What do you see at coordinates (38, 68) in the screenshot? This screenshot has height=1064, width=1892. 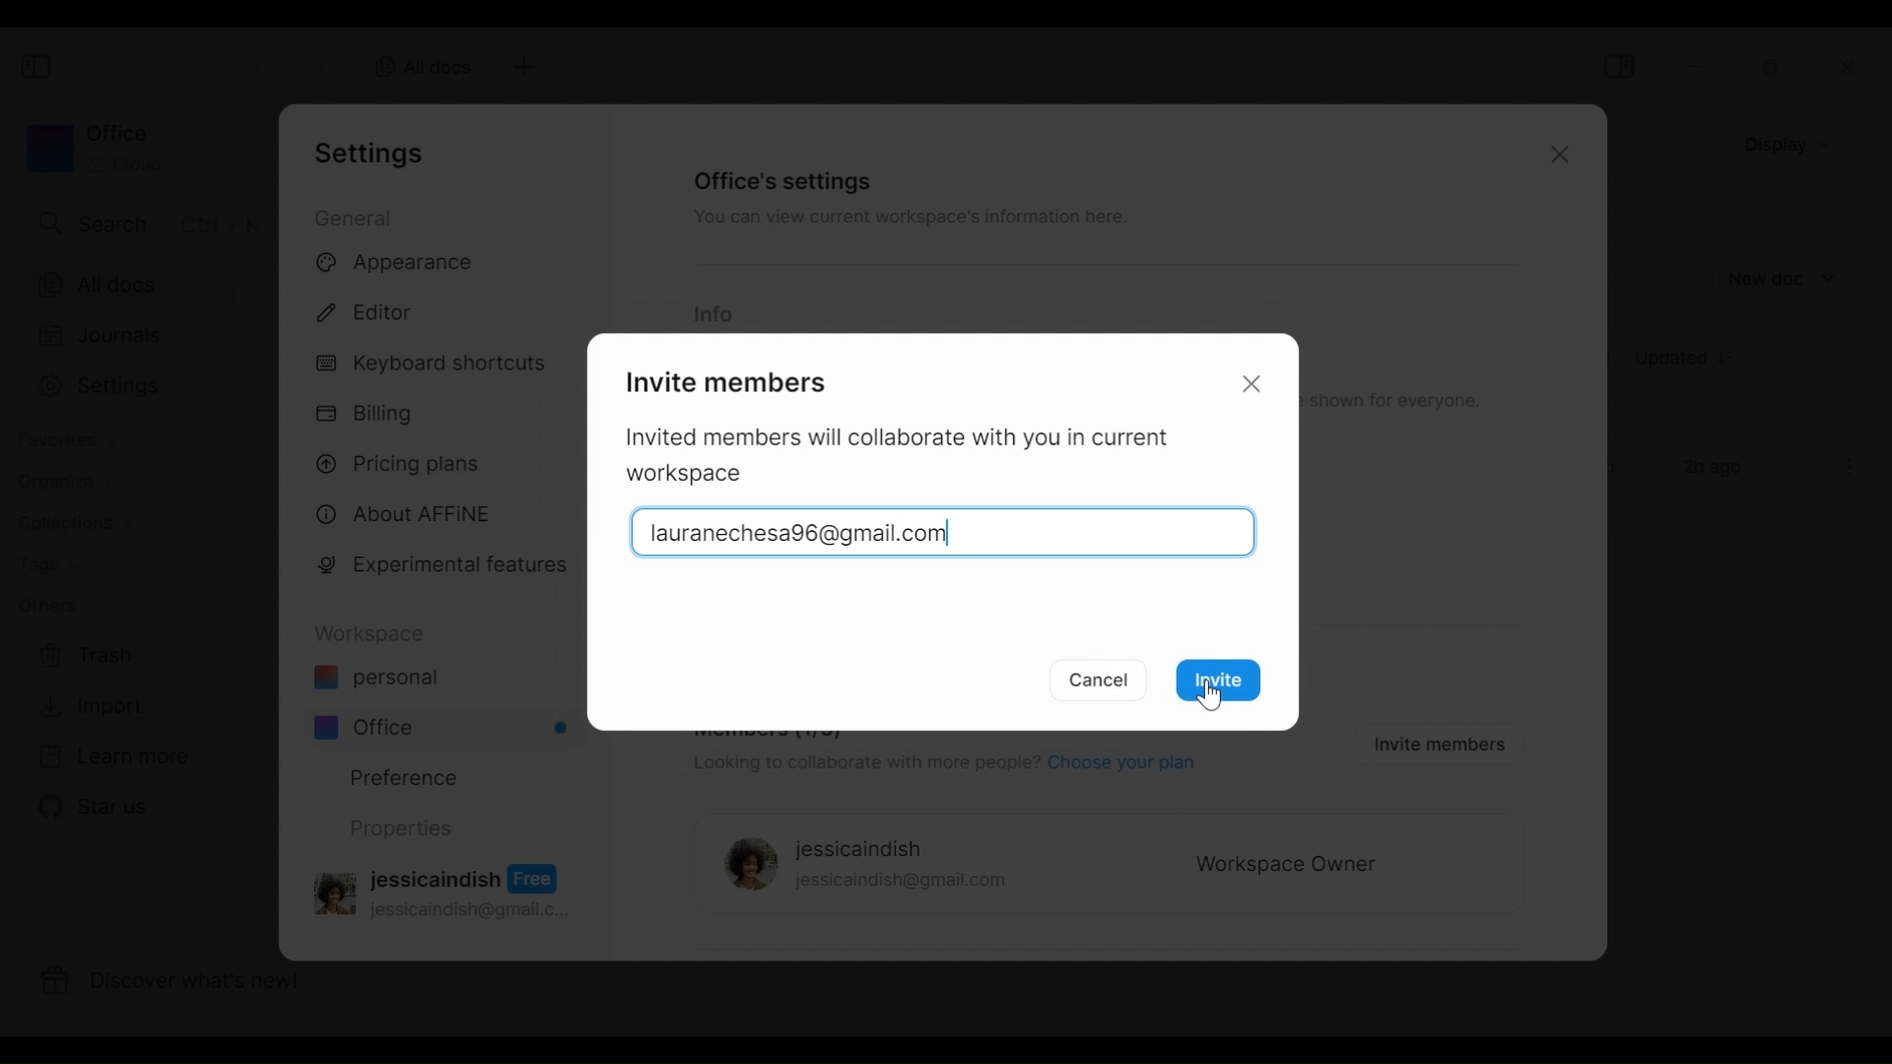 I see `Show/Hide Sidebar` at bounding box center [38, 68].